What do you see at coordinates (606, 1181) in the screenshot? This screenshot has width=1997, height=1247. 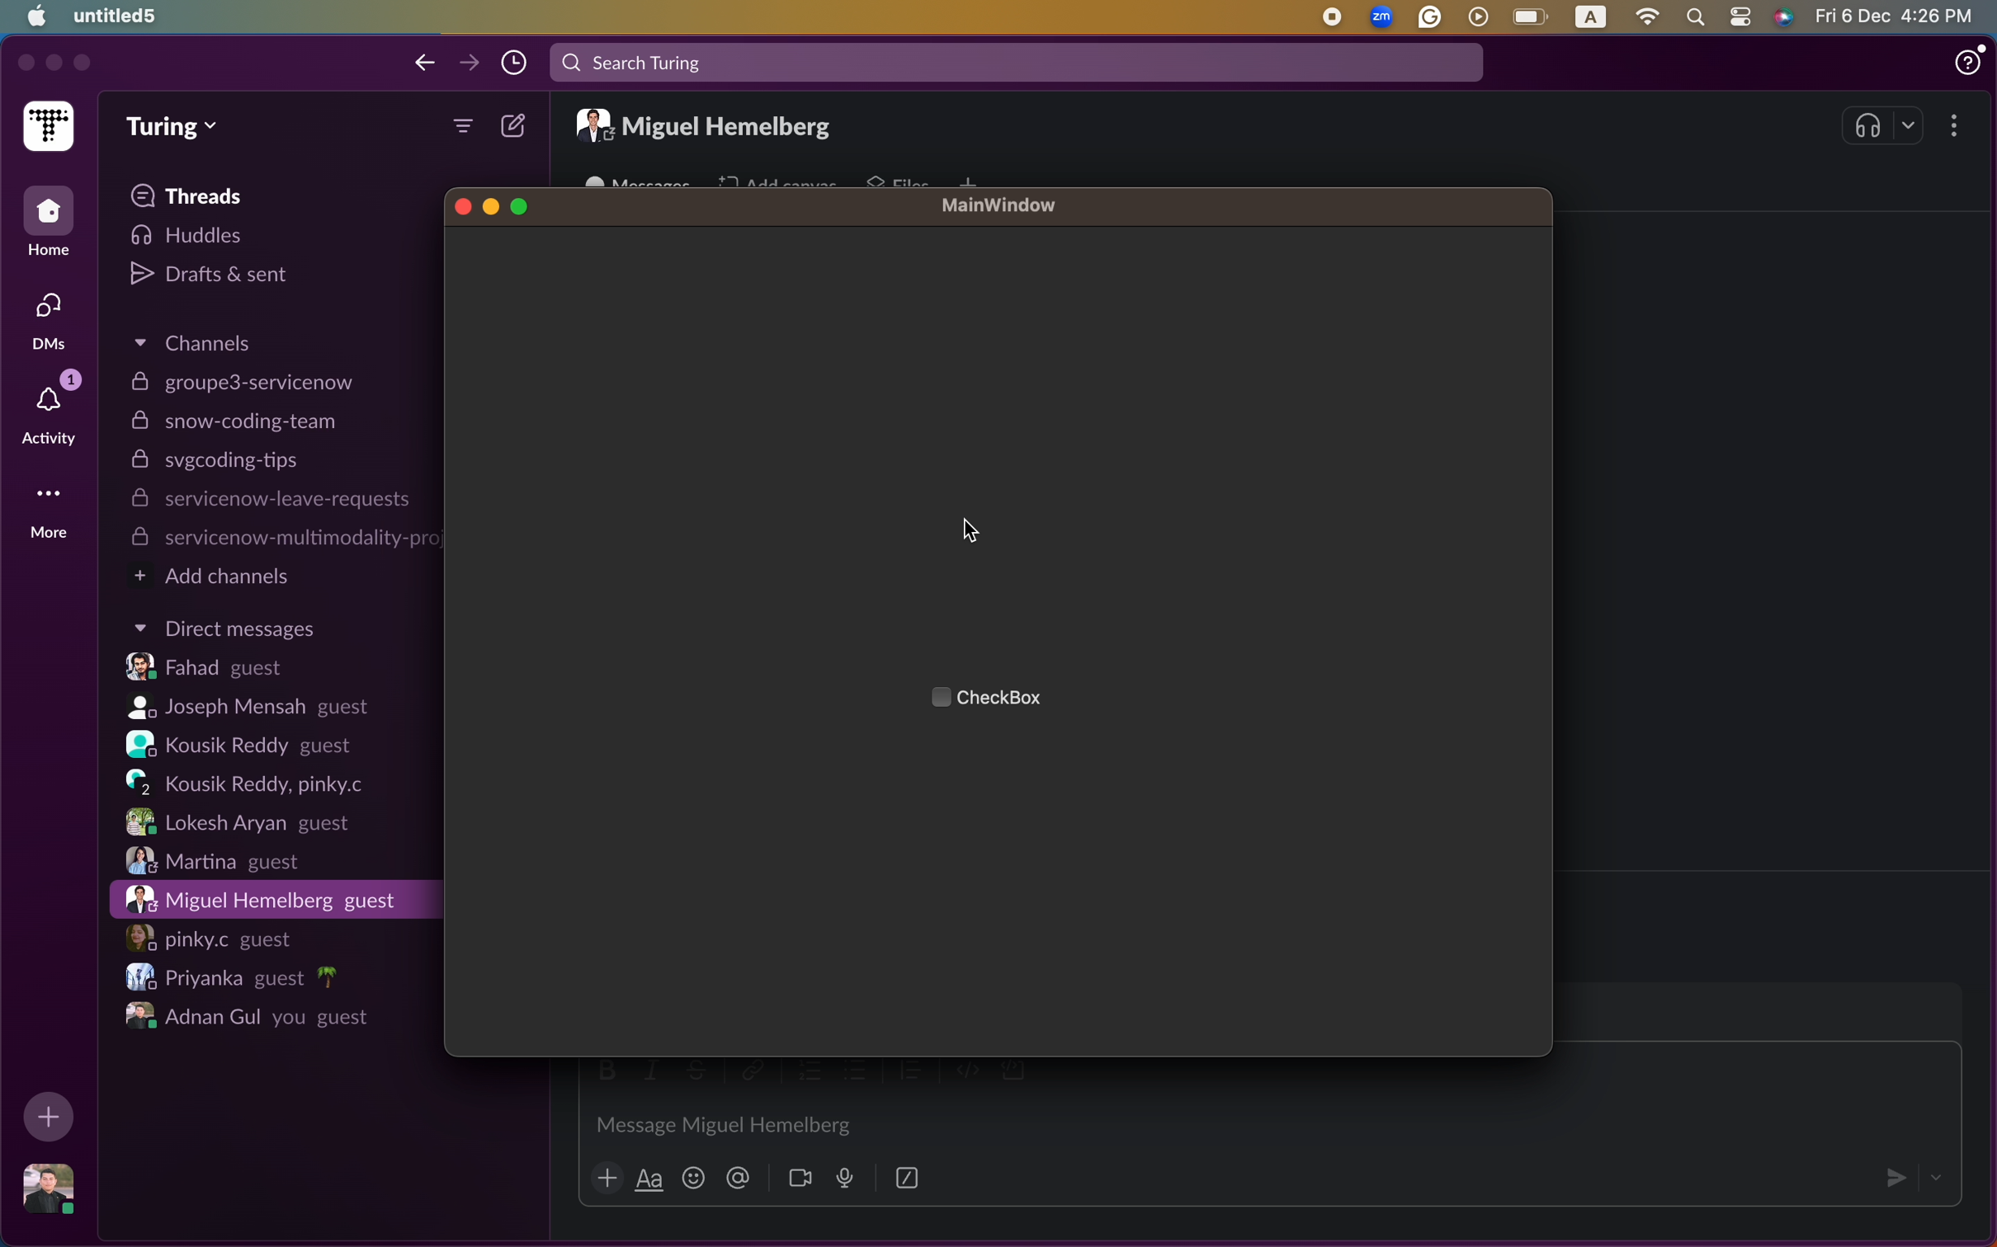 I see `add` at bounding box center [606, 1181].